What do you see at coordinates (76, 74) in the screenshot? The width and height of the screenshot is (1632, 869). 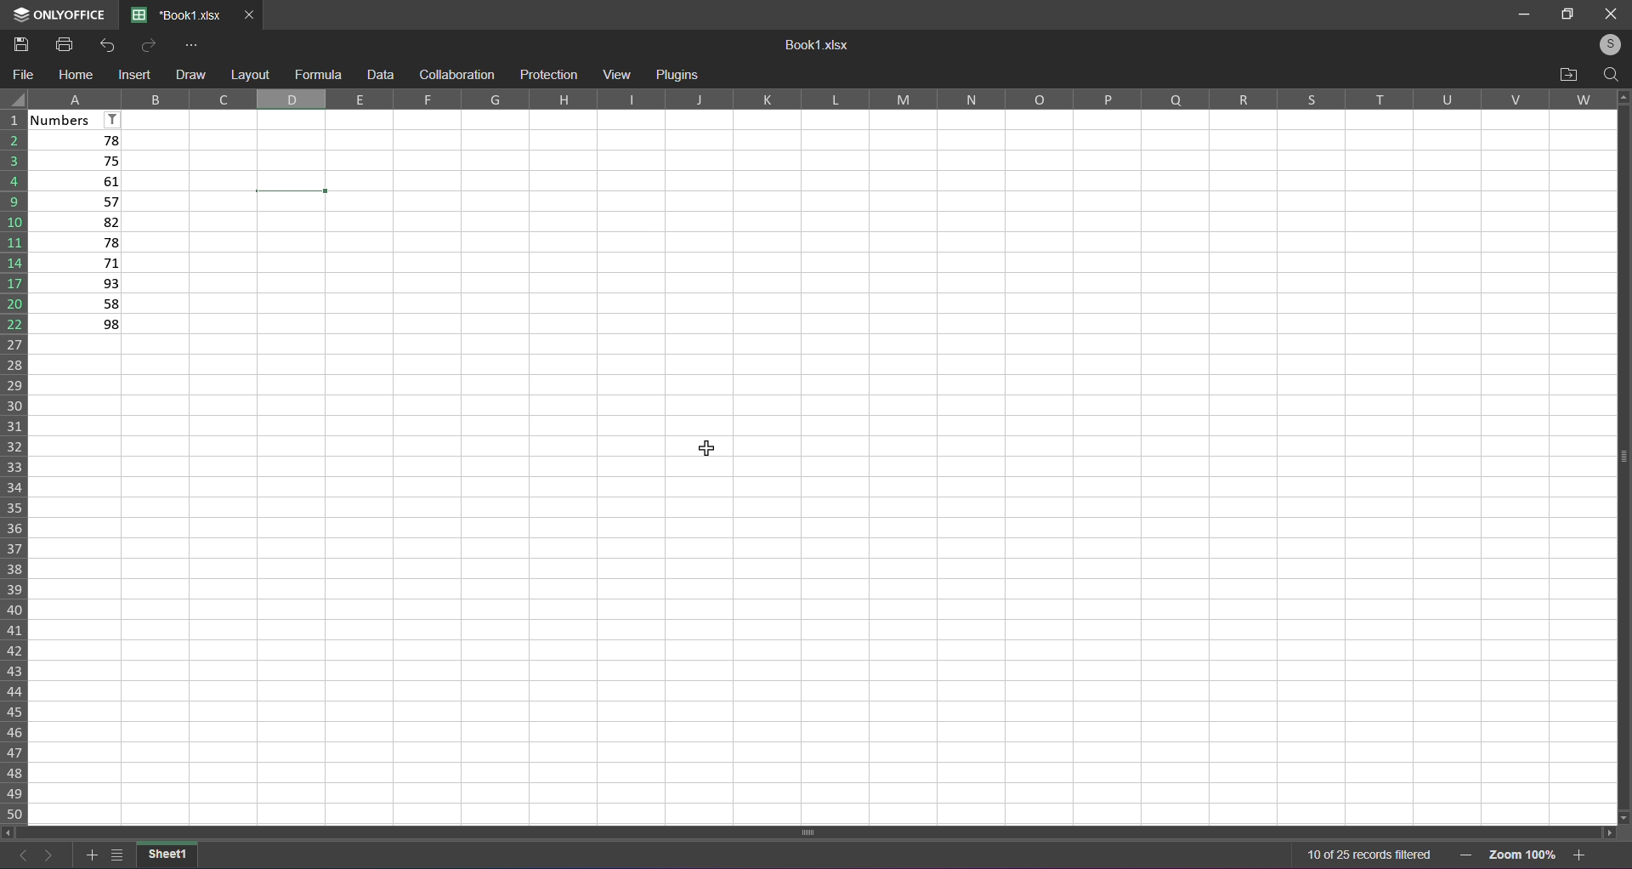 I see `home` at bounding box center [76, 74].